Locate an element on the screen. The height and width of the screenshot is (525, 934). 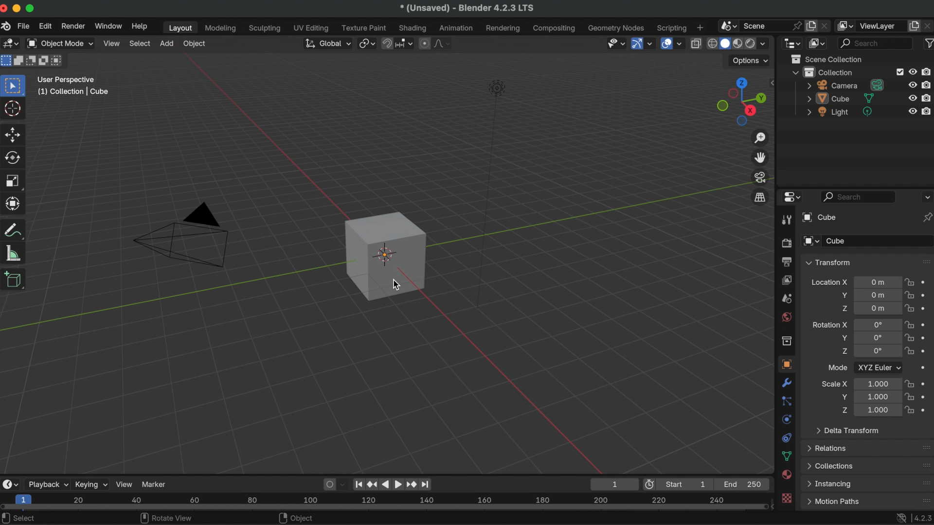
object is located at coordinates (298, 518).